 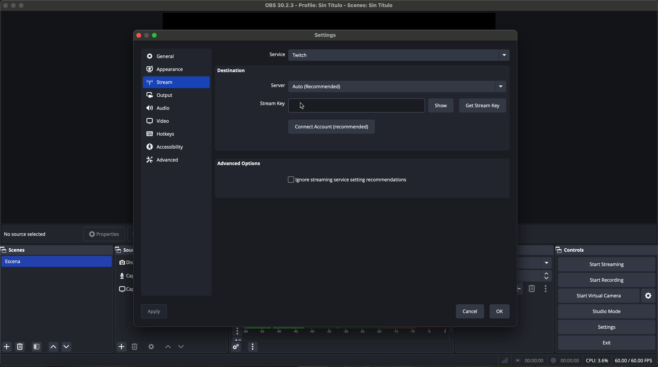 What do you see at coordinates (231, 71) in the screenshot?
I see `destination` at bounding box center [231, 71].